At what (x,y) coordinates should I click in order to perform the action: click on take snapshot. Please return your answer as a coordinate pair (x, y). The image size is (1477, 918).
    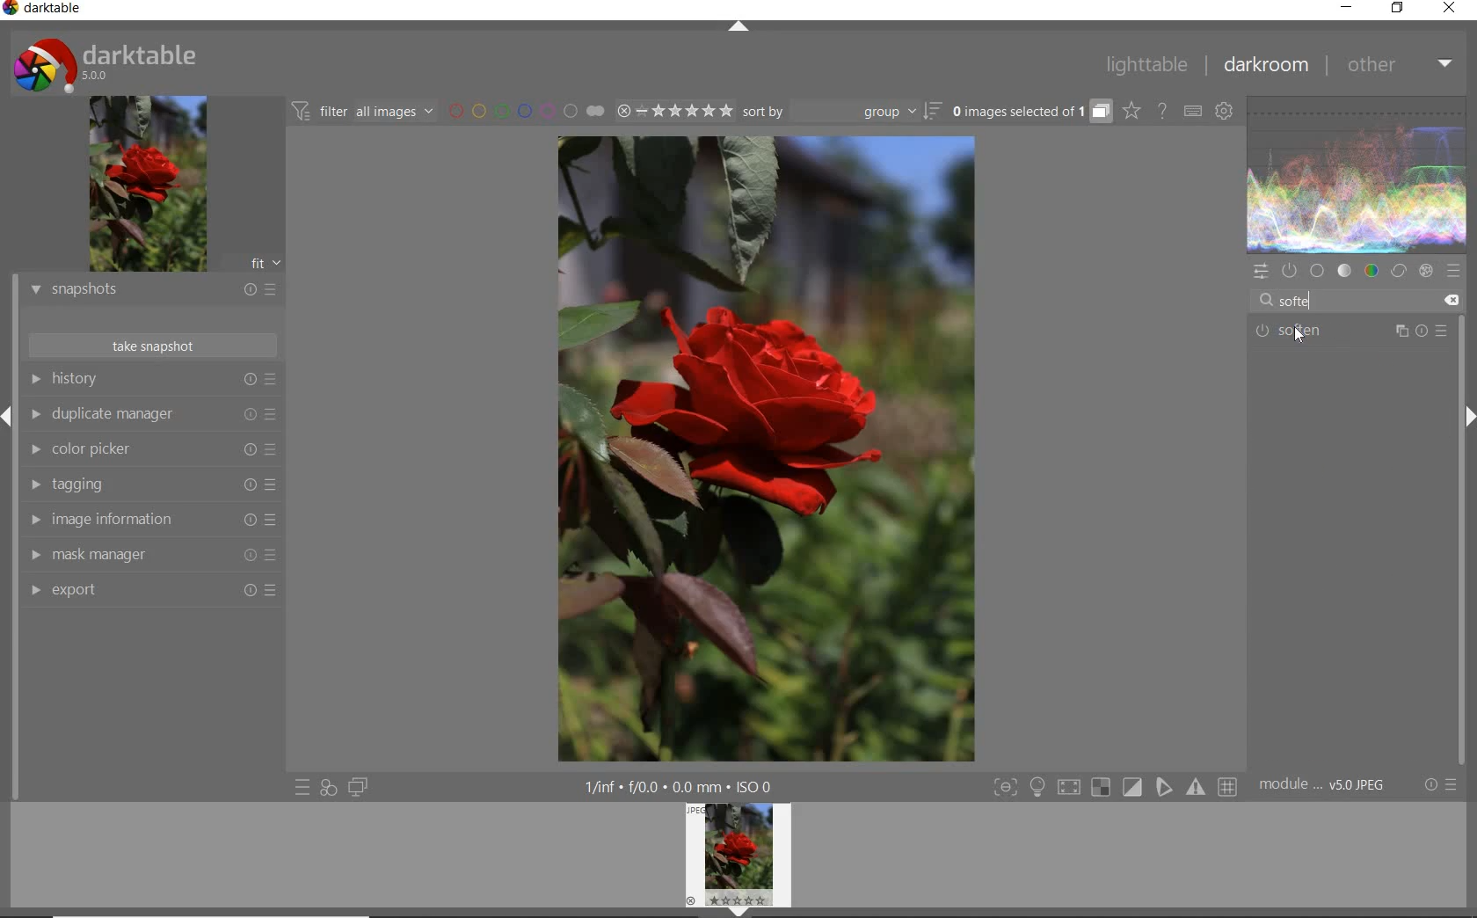
    Looking at the image, I should click on (152, 346).